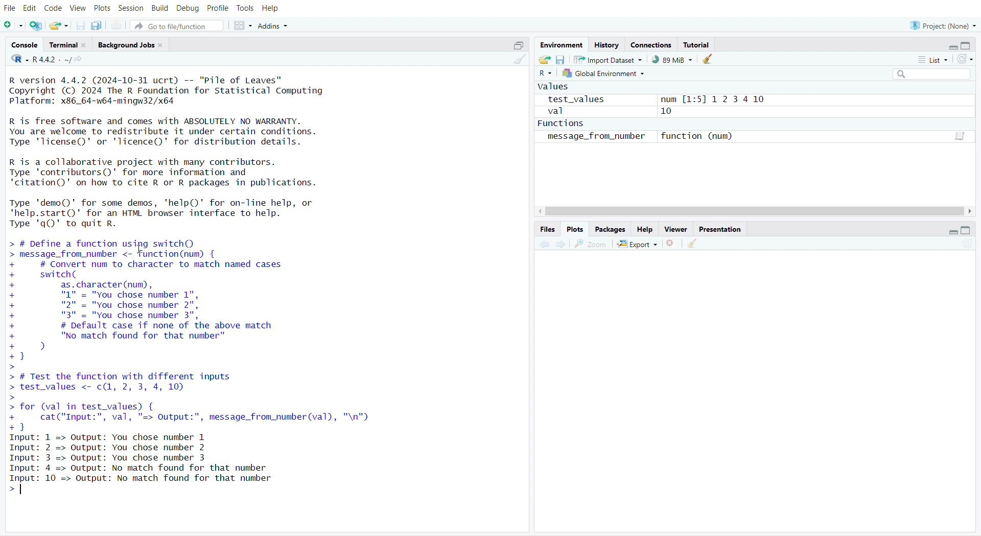  Describe the element at coordinates (79, 26) in the screenshot. I see `Save current document (Ctrl + S)` at that location.